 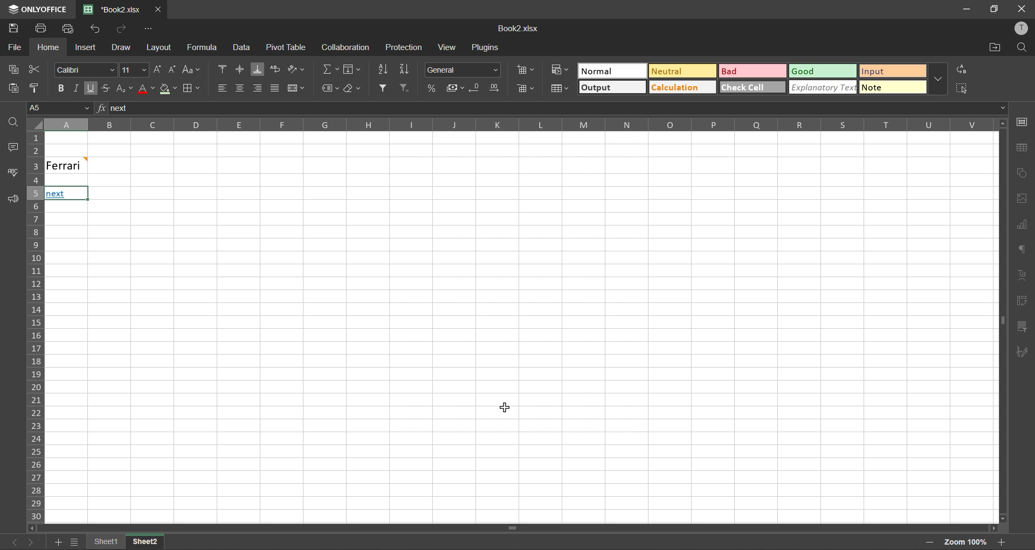 What do you see at coordinates (751, 87) in the screenshot?
I see `check cell` at bounding box center [751, 87].